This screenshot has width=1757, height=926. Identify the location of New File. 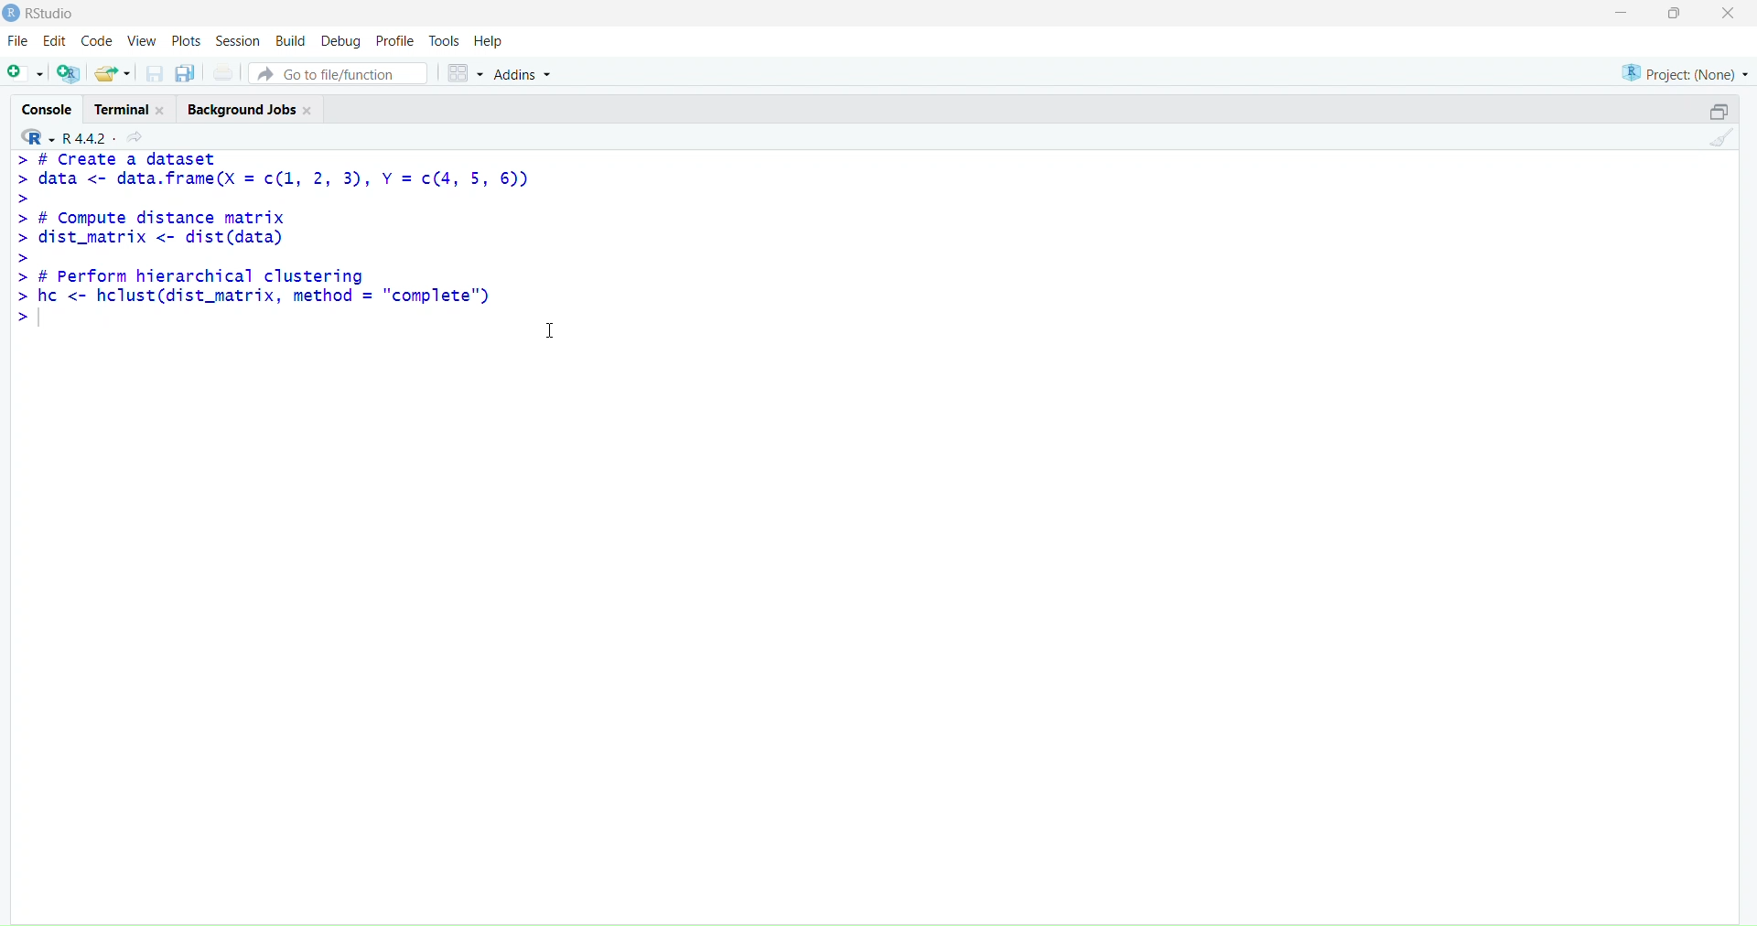
(25, 71).